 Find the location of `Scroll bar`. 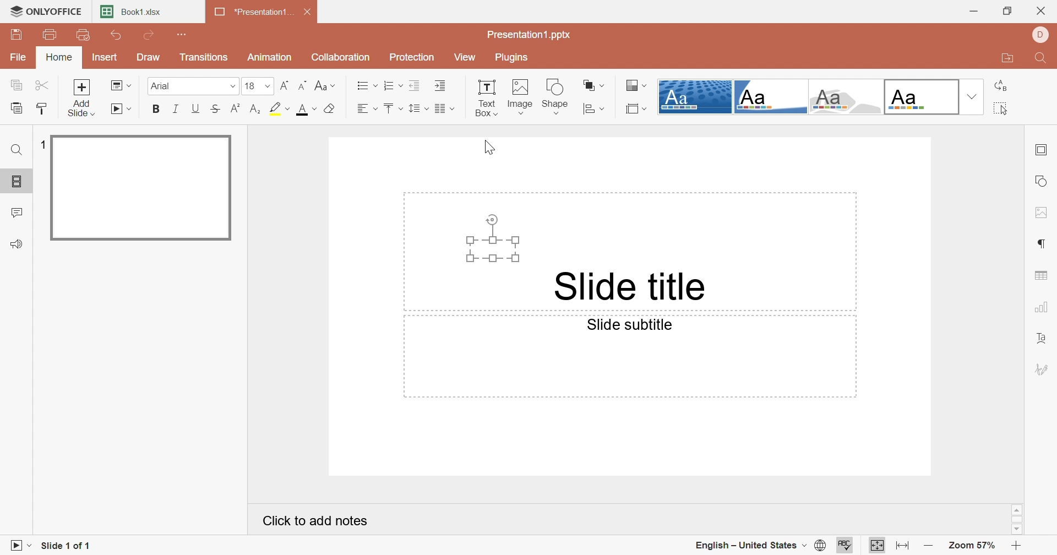

Scroll bar is located at coordinates (1018, 520).